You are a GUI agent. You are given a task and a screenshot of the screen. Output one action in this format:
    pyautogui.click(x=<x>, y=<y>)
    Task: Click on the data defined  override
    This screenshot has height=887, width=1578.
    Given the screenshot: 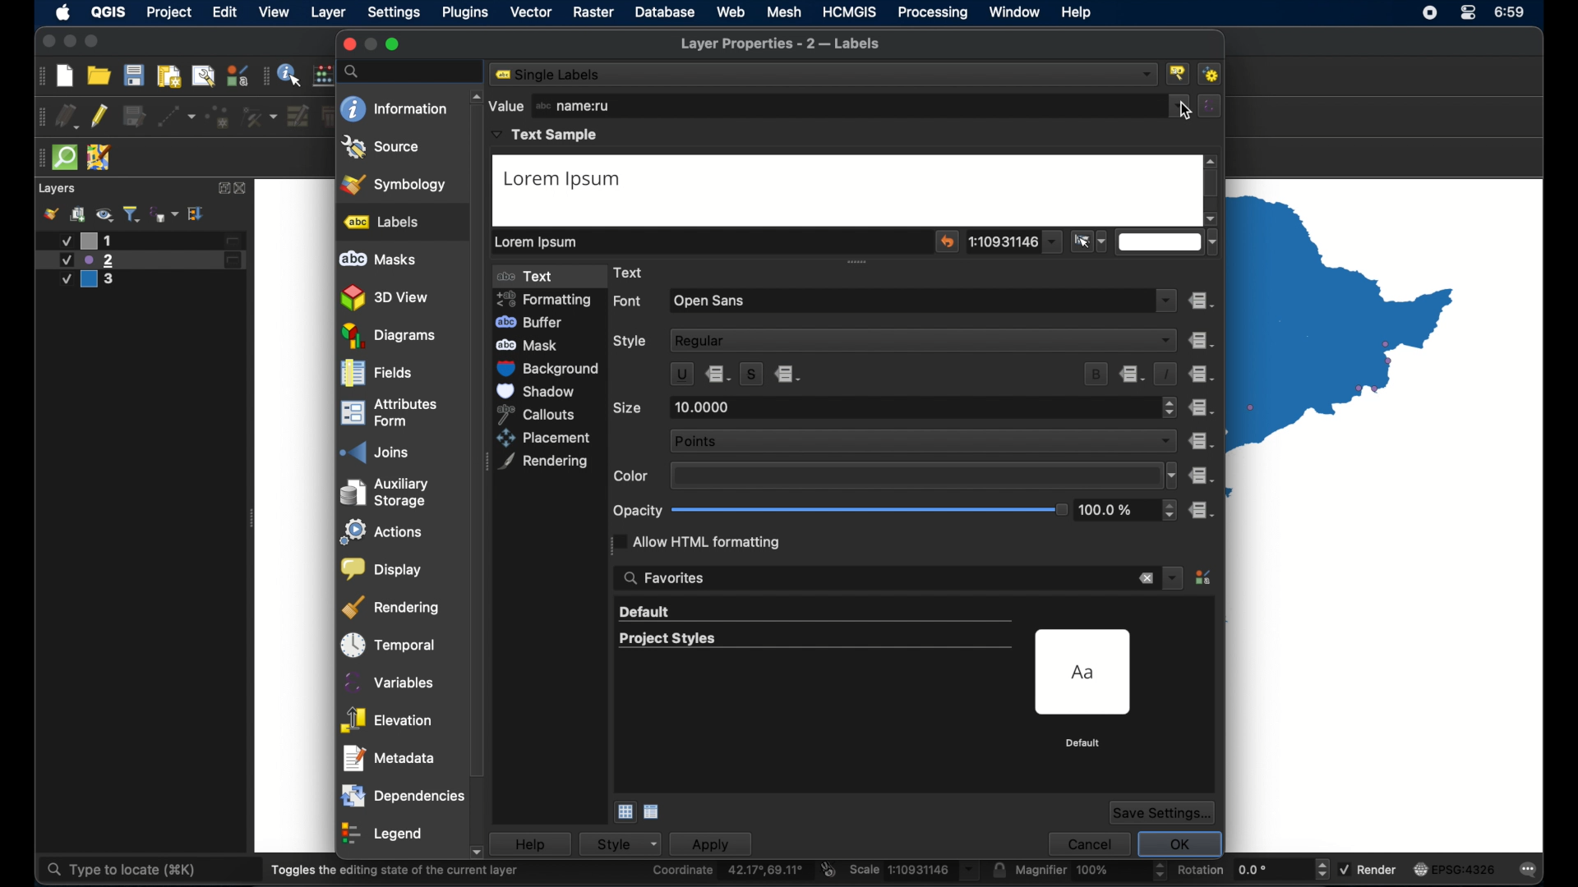 What is the action you would take?
    pyautogui.click(x=1203, y=510)
    